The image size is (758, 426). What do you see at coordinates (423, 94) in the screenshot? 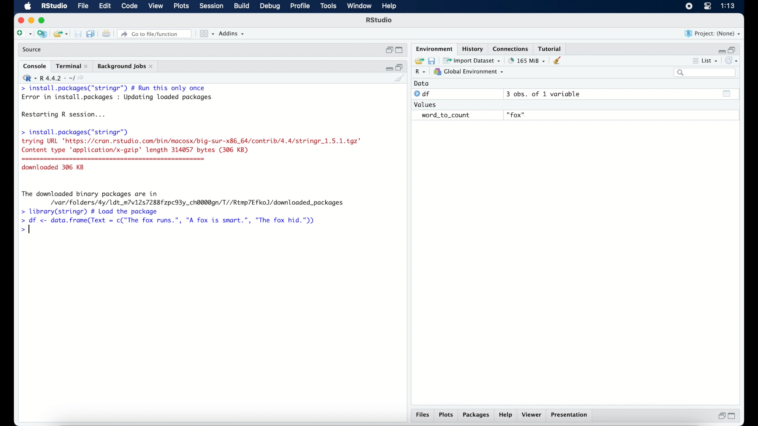
I see `df` at bounding box center [423, 94].